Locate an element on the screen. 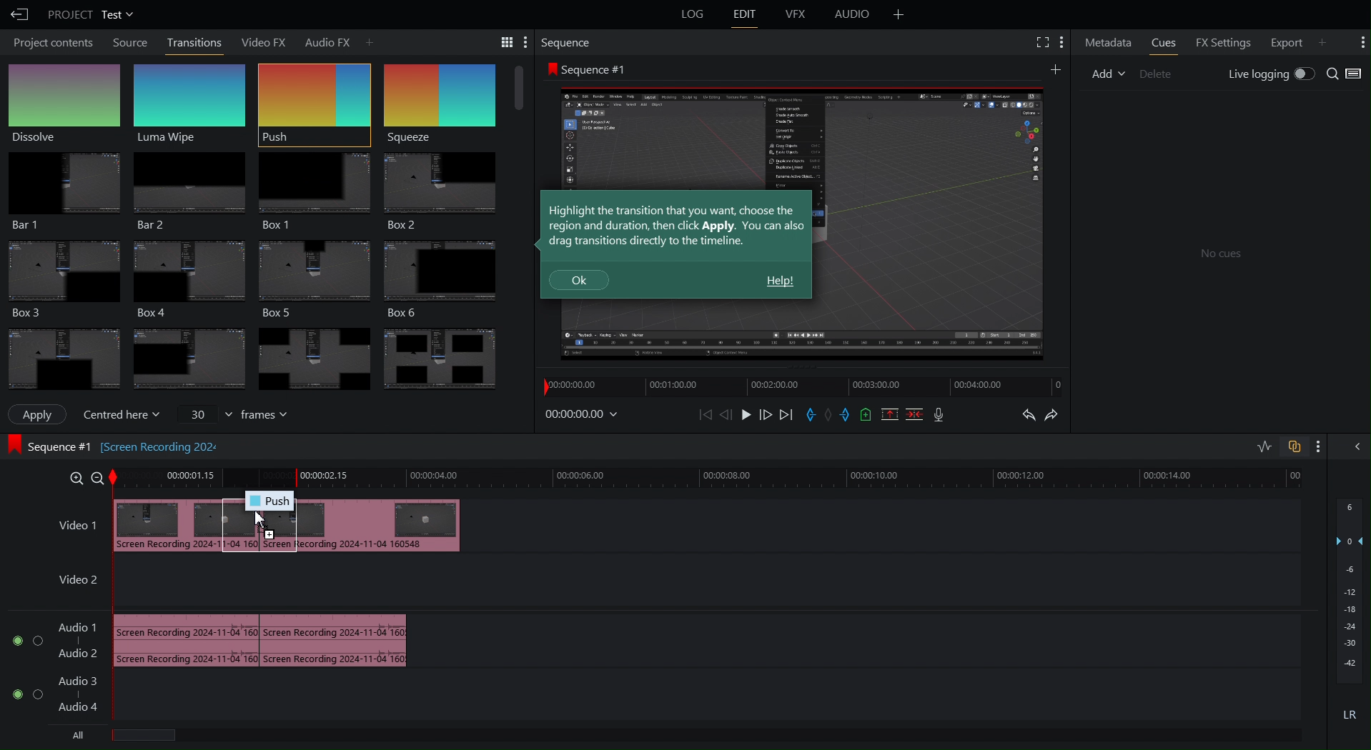 This screenshot has height=750, width=1371. Highlight the transition that you want, choose the
region and duration, then click Apply. You can also
drag transitions directly to the timeline. is located at coordinates (677, 225).